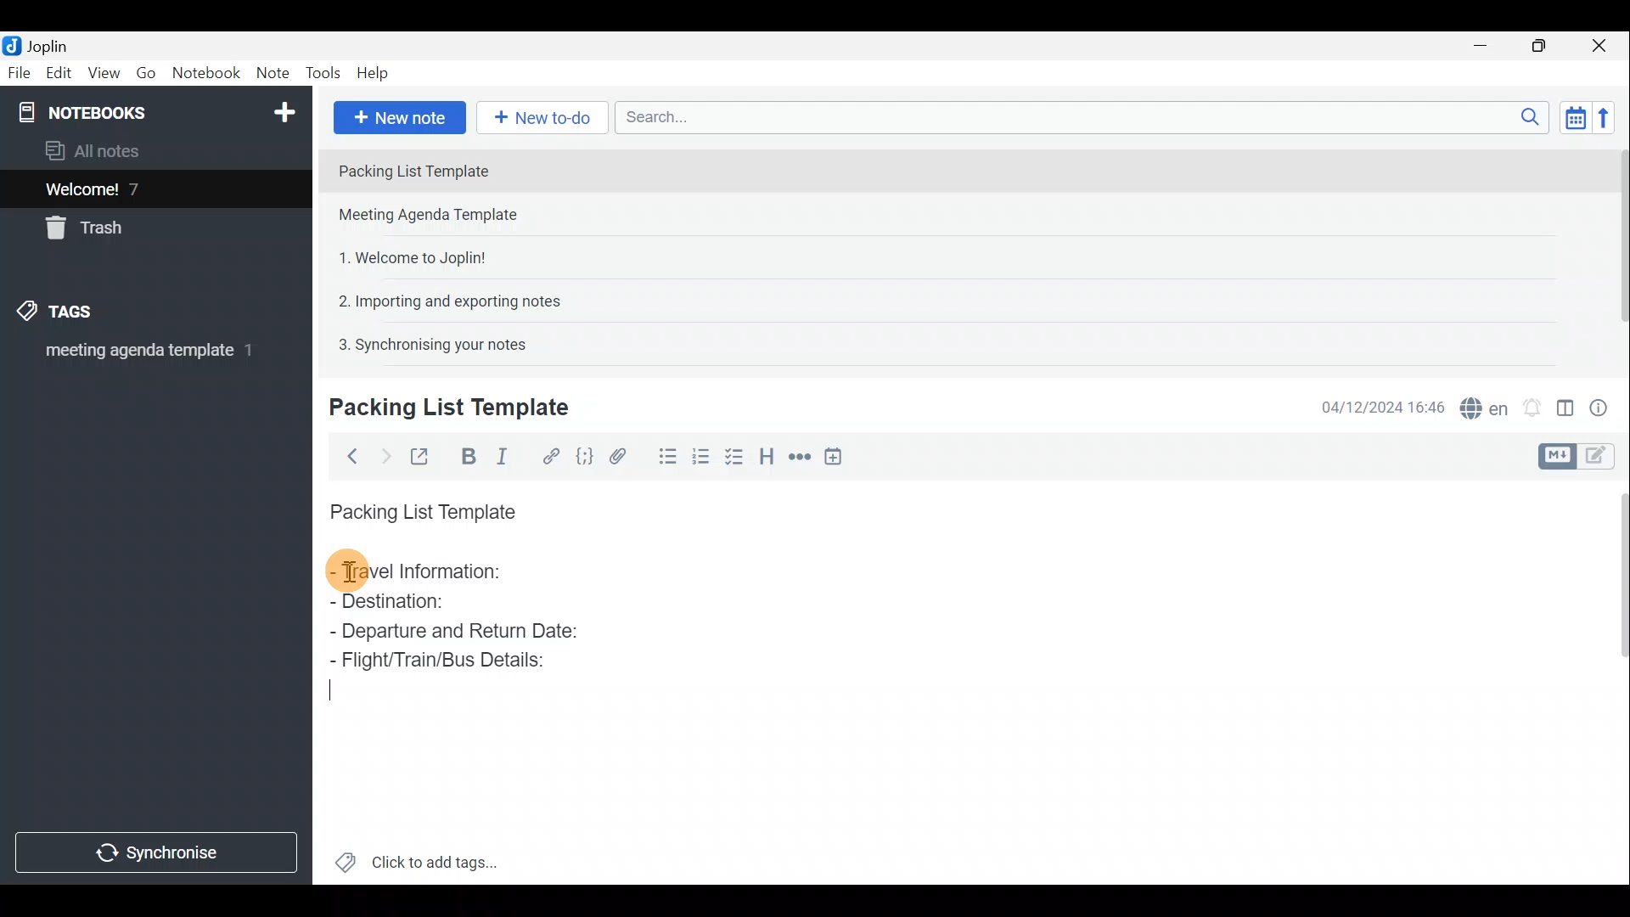  What do you see at coordinates (1565, 402) in the screenshot?
I see `Toggle editor layout` at bounding box center [1565, 402].